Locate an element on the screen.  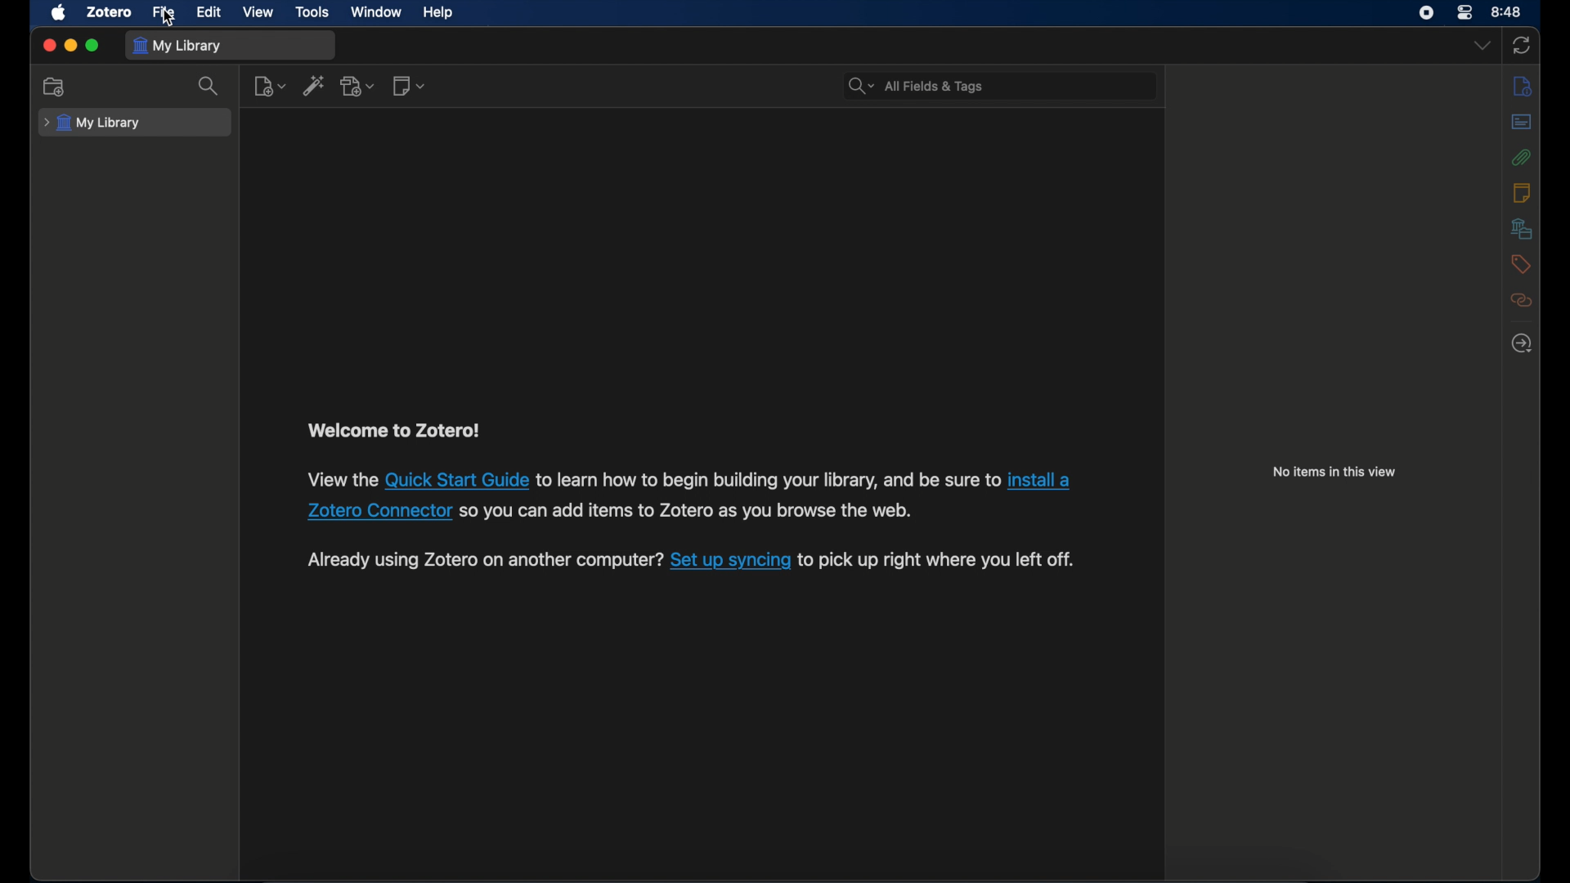
time is located at coordinates (1507, 12).